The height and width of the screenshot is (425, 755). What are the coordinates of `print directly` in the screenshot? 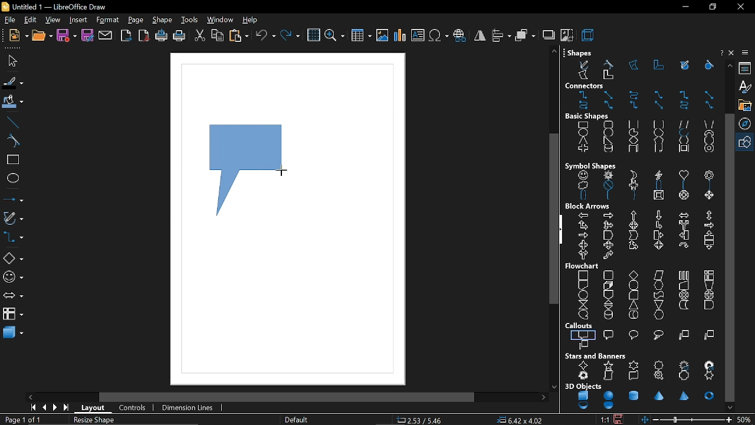 It's located at (162, 37).